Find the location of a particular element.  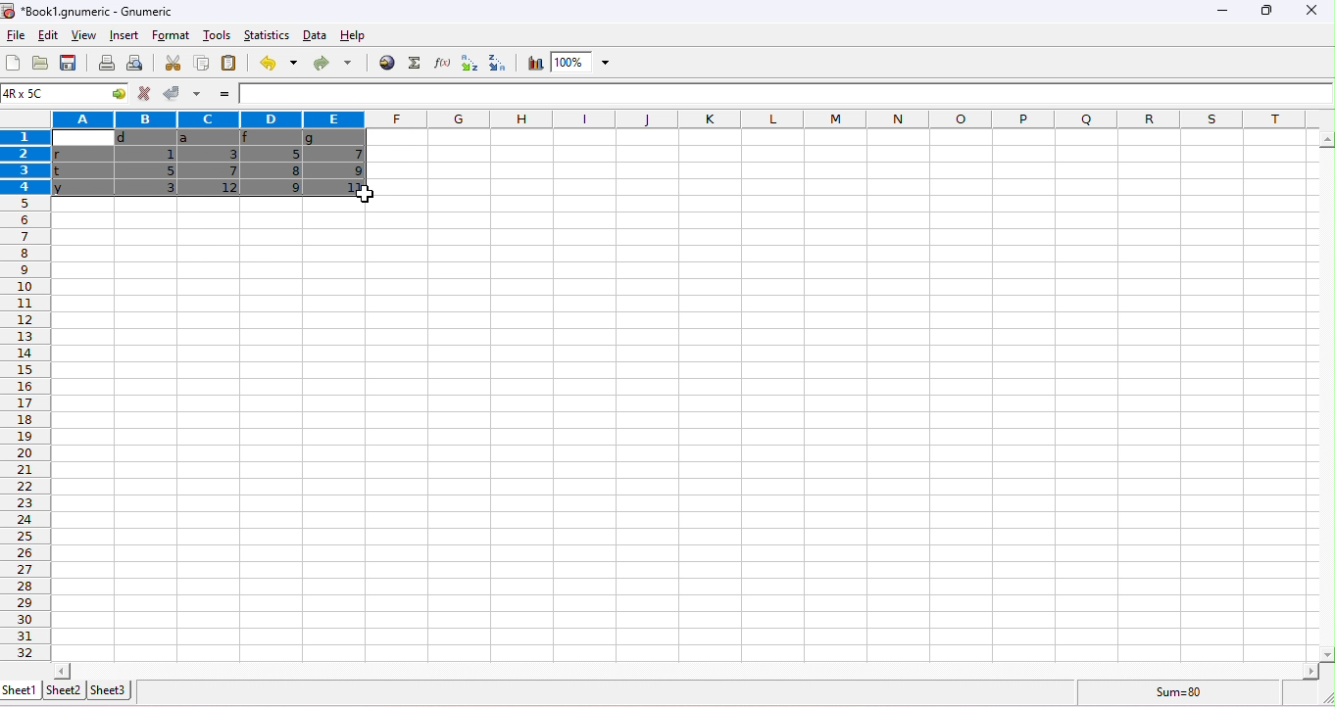

zoom is located at coordinates (580, 62).